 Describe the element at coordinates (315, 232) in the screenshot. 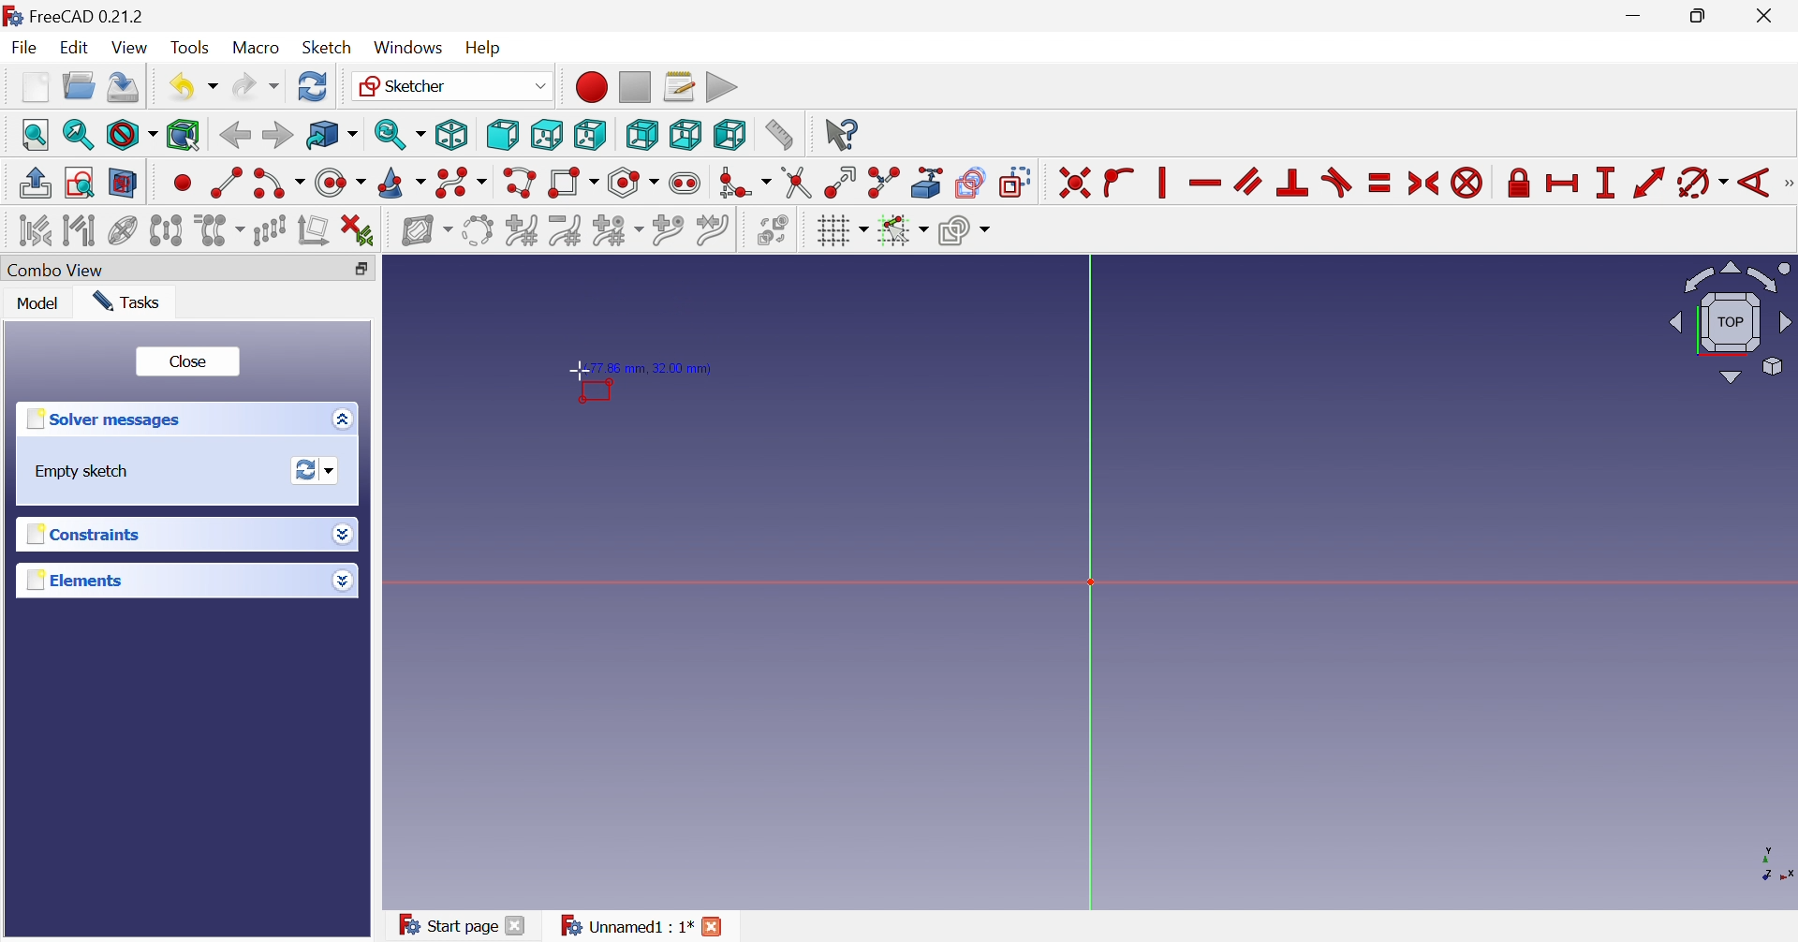

I see `Remove axes alignment` at that location.